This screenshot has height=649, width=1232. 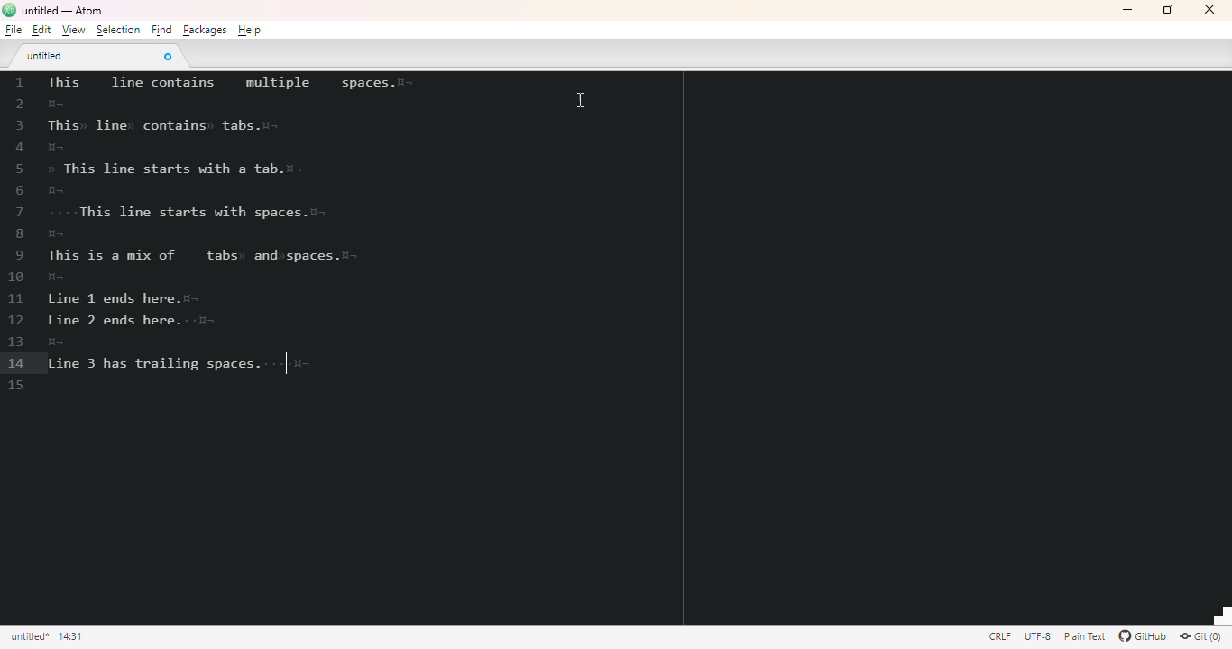 What do you see at coordinates (294, 169) in the screenshot?
I see `invisible character` at bounding box center [294, 169].